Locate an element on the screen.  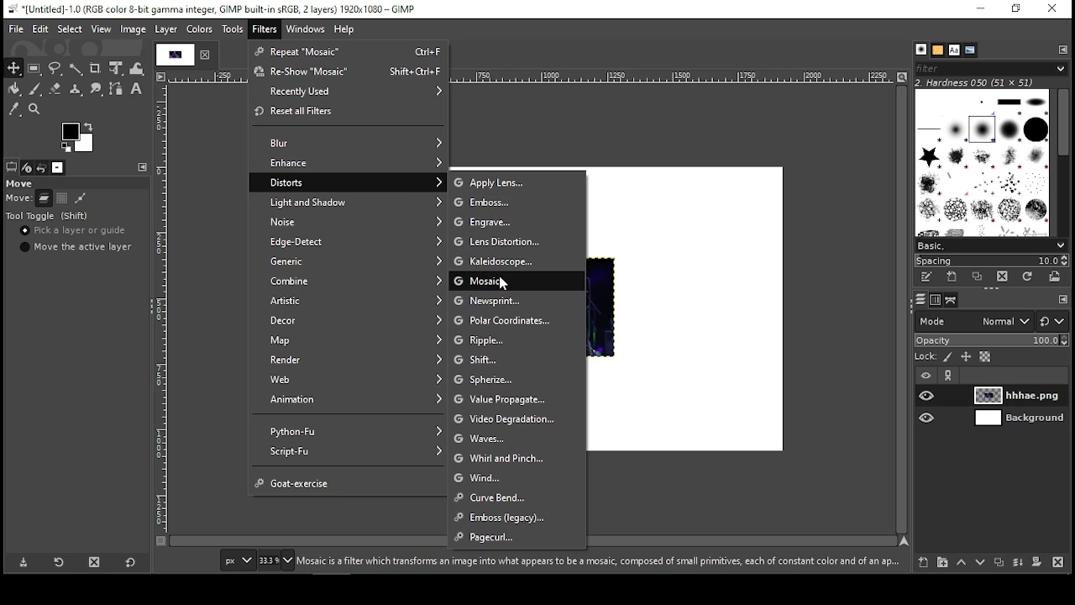
recently used is located at coordinates (346, 92).